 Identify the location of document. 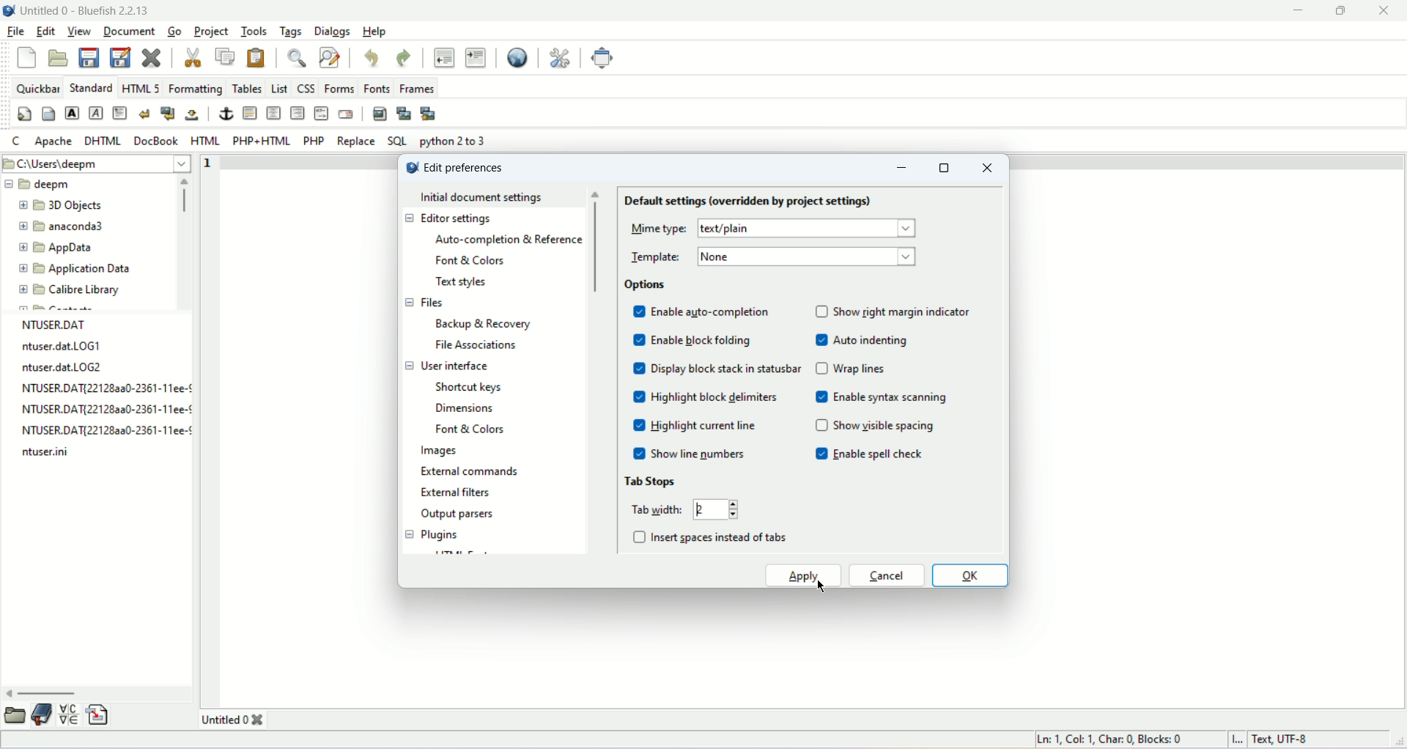
(130, 29).